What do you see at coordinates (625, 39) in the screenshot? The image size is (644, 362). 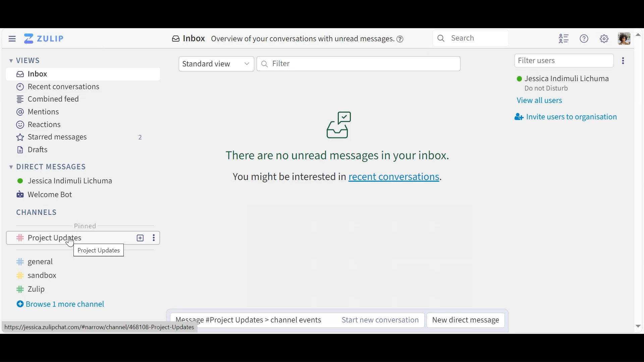 I see `Personal menu` at bounding box center [625, 39].